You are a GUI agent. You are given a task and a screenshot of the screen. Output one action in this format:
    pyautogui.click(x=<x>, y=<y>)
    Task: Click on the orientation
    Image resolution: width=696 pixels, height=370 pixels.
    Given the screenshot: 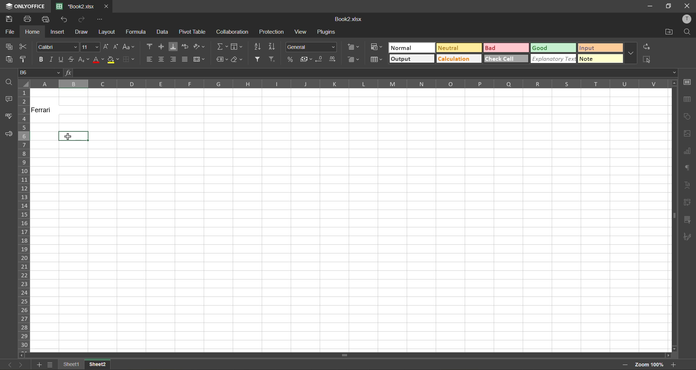 What is the action you would take?
    pyautogui.click(x=199, y=46)
    